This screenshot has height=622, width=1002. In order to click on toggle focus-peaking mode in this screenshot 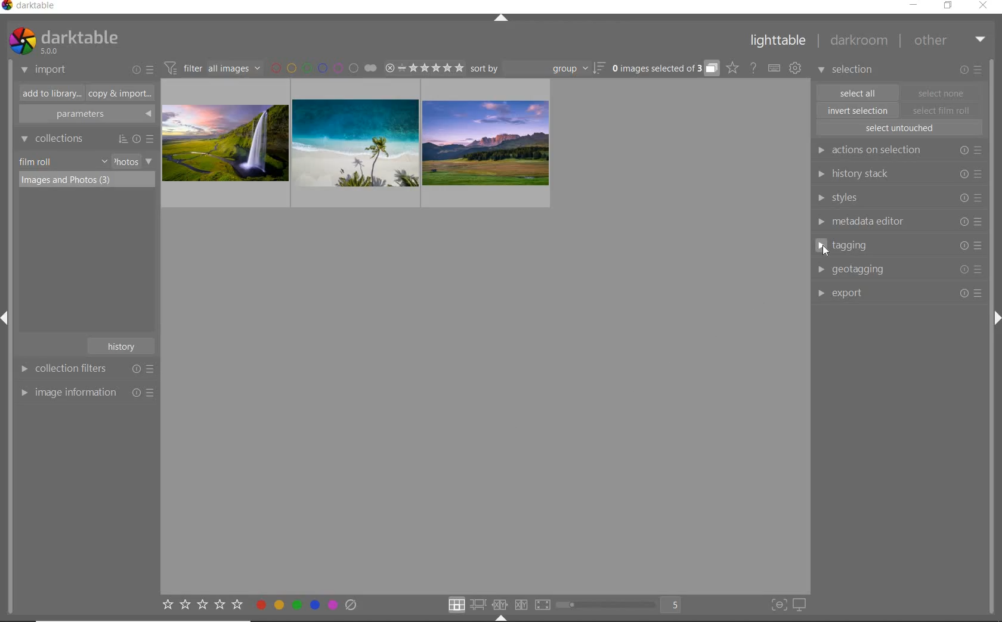, I will do `click(777, 604)`.